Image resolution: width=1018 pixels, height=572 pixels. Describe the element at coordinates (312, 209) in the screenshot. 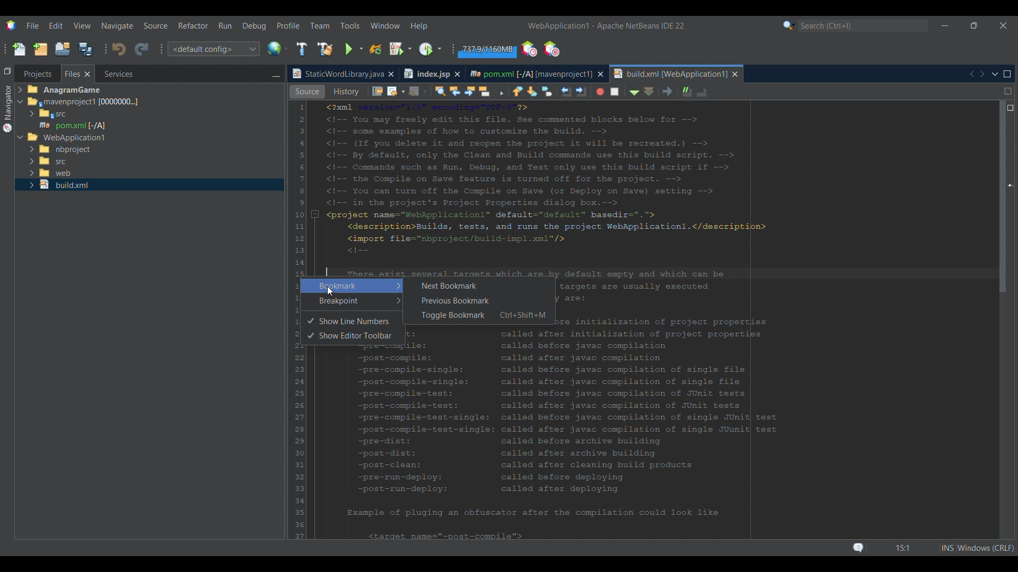

I see `Indicates current selection` at that location.